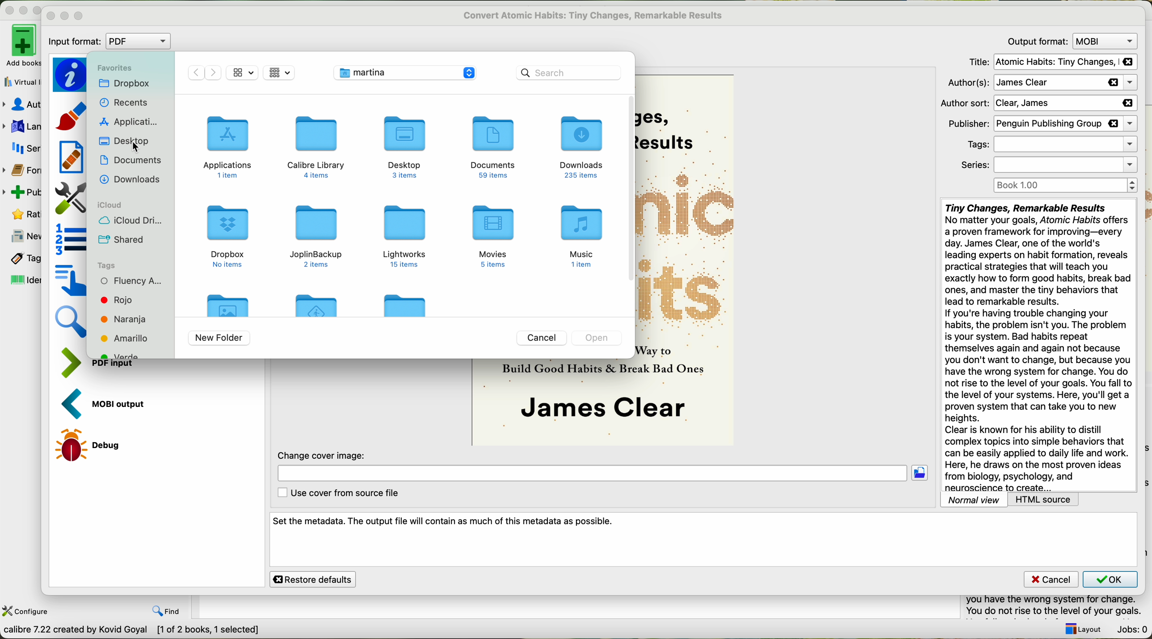  What do you see at coordinates (595, 15) in the screenshot?
I see `convert atomic habits` at bounding box center [595, 15].